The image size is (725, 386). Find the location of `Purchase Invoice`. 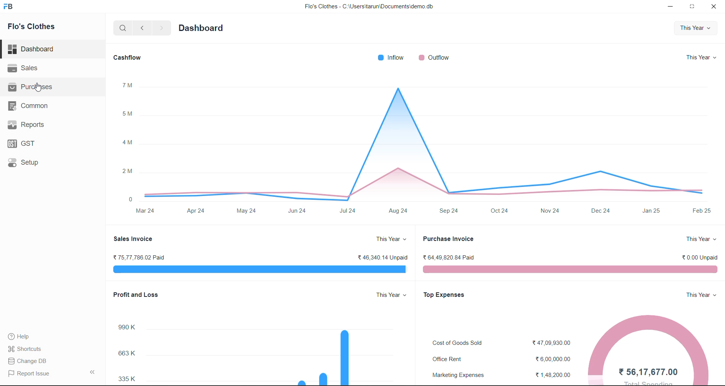

Purchase Invoice is located at coordinates (448, 239).